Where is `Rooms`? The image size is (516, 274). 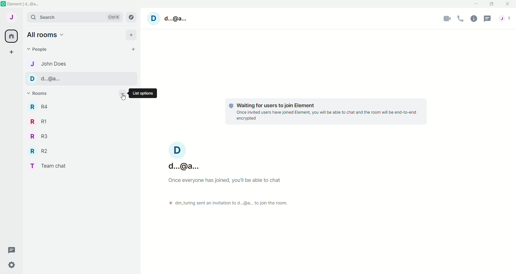
Rooms is located at coordinates (41, 93).